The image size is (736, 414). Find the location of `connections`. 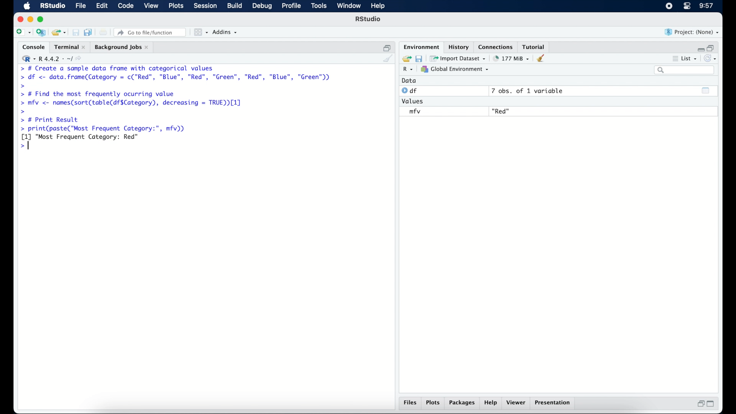

connections is located at coordinates (496, 46).